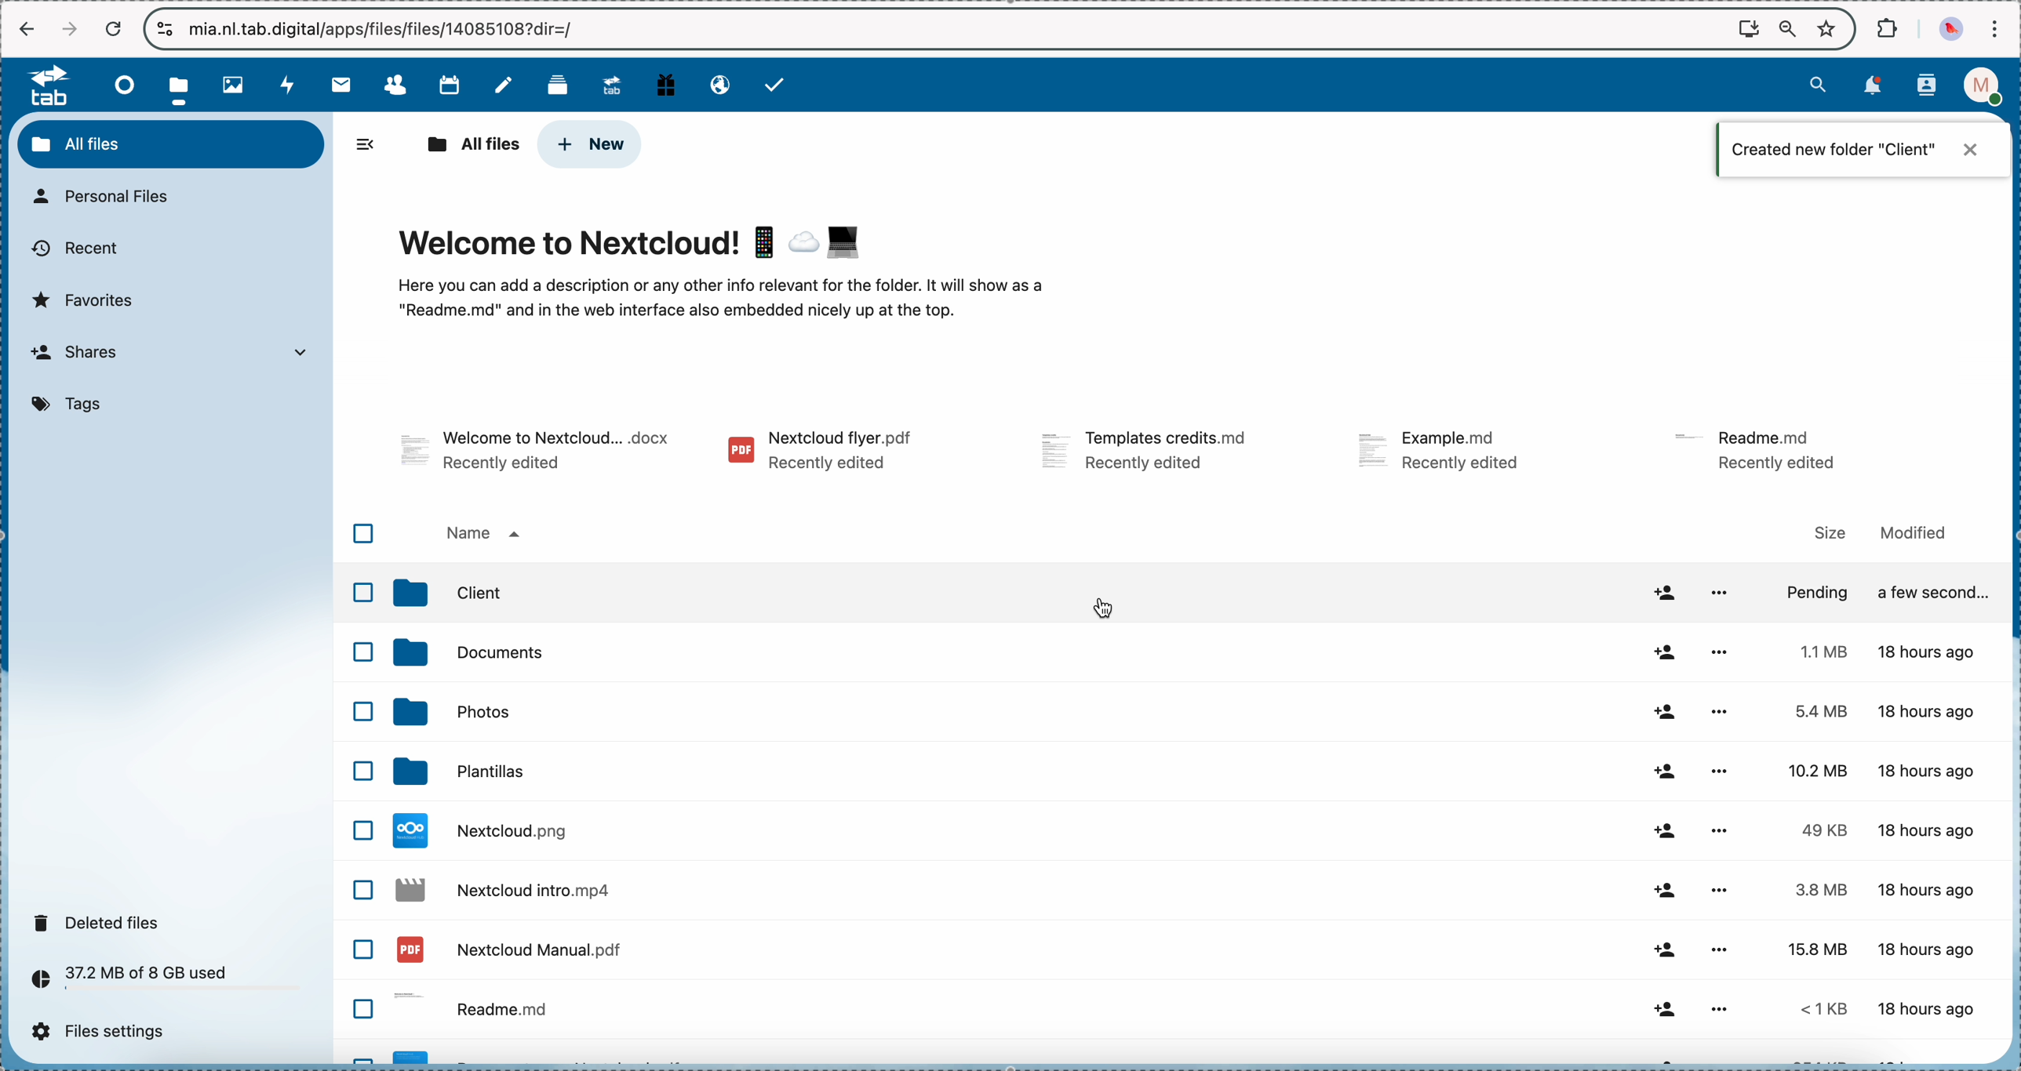 The image size is (2021, 1071). Describe the element at coordinates (777, 85) in the screenshot. I see `tasks` at that location.